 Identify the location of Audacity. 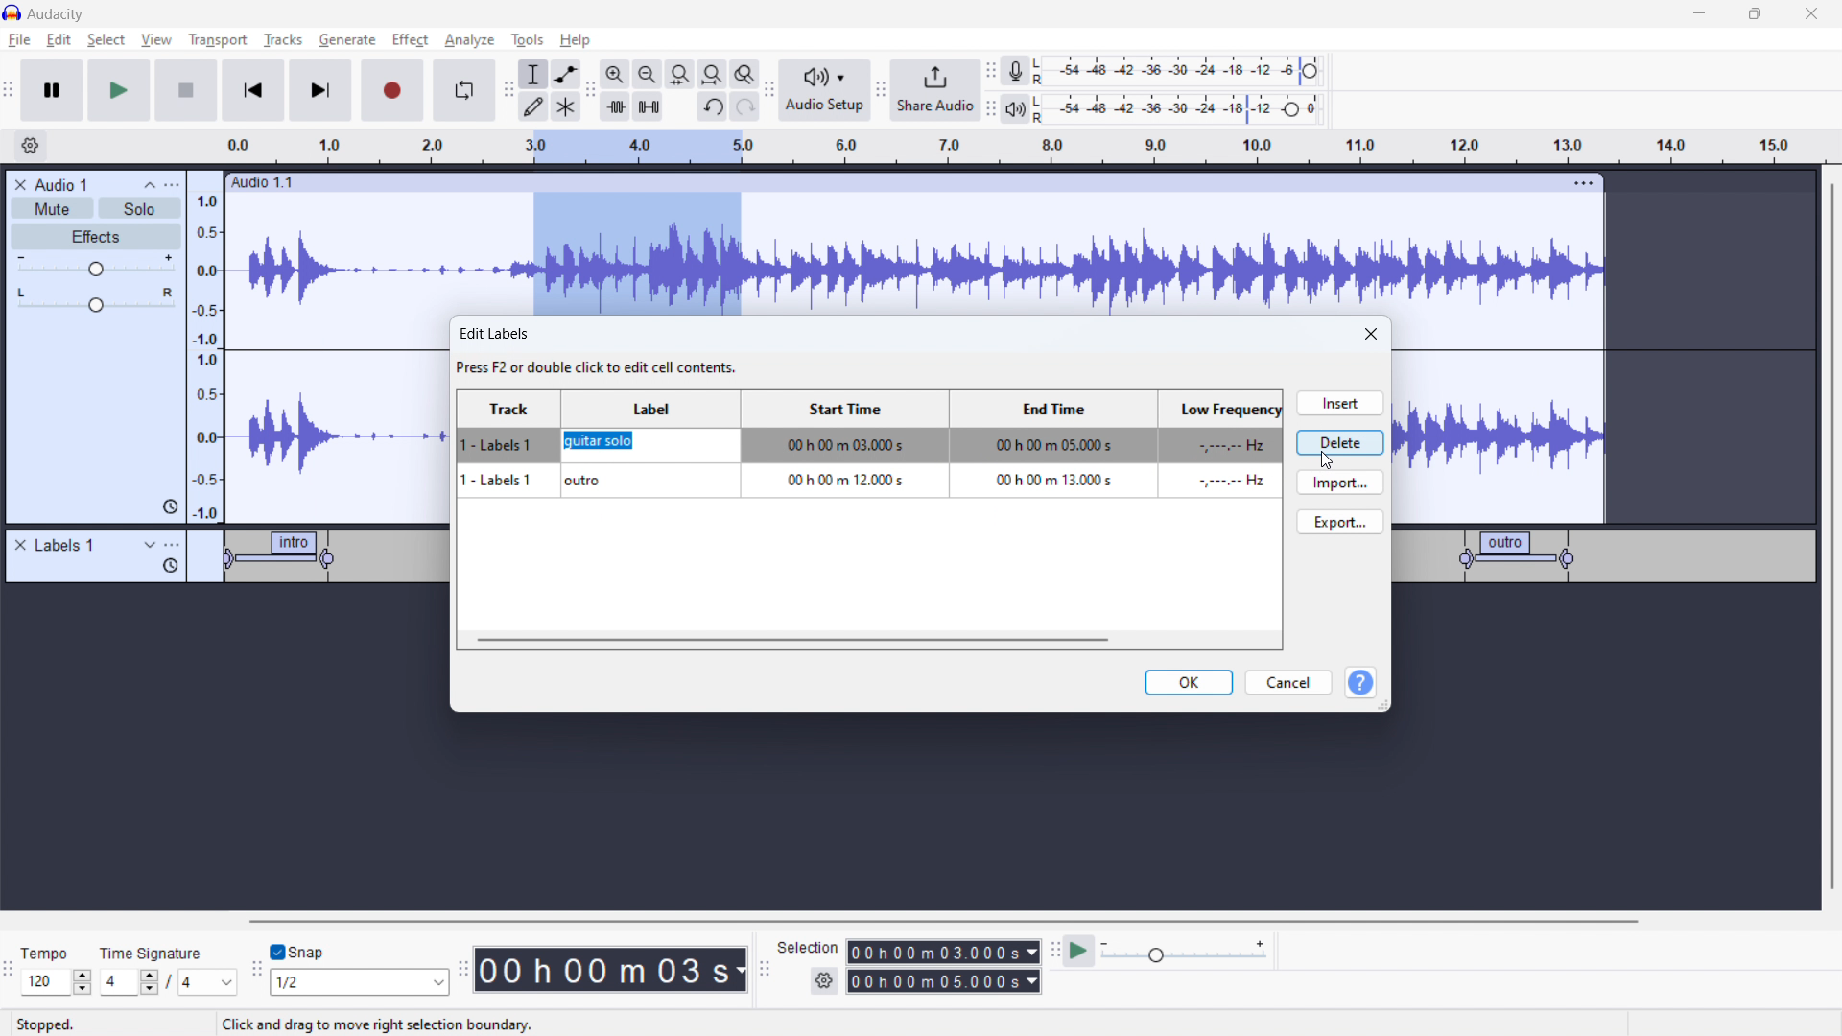
(59, 14).